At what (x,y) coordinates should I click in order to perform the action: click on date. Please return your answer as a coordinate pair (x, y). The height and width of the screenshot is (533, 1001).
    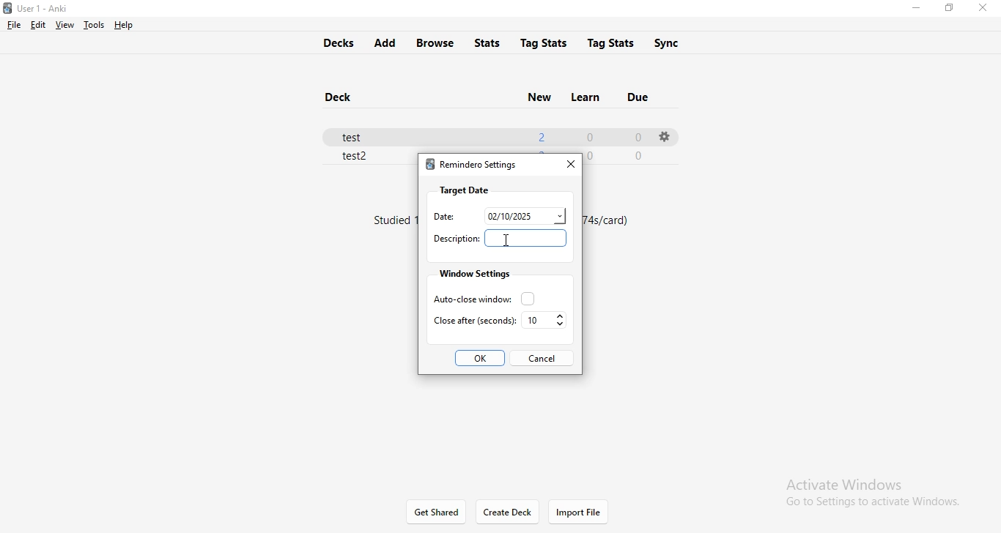
    Looking at the image, I should click on (525, 215).